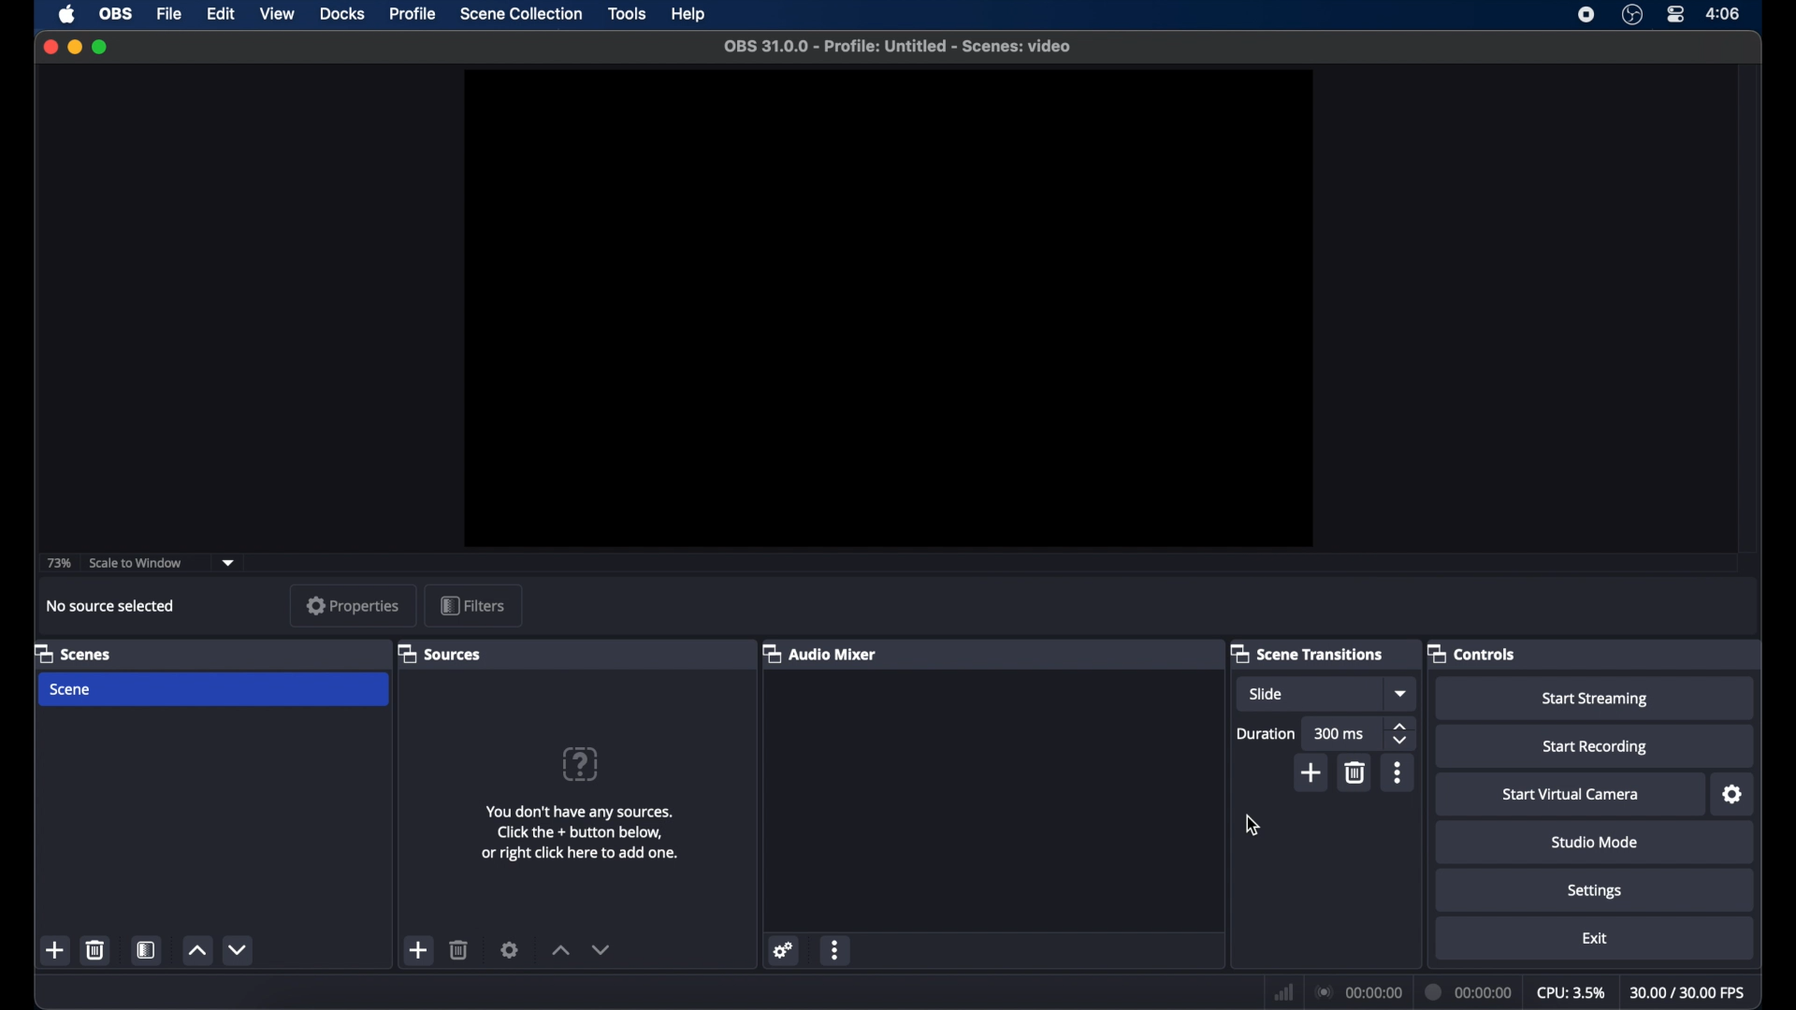 The height and width of the screenshot is (1010, 1796). I want to click on preview, so click(889, 309).